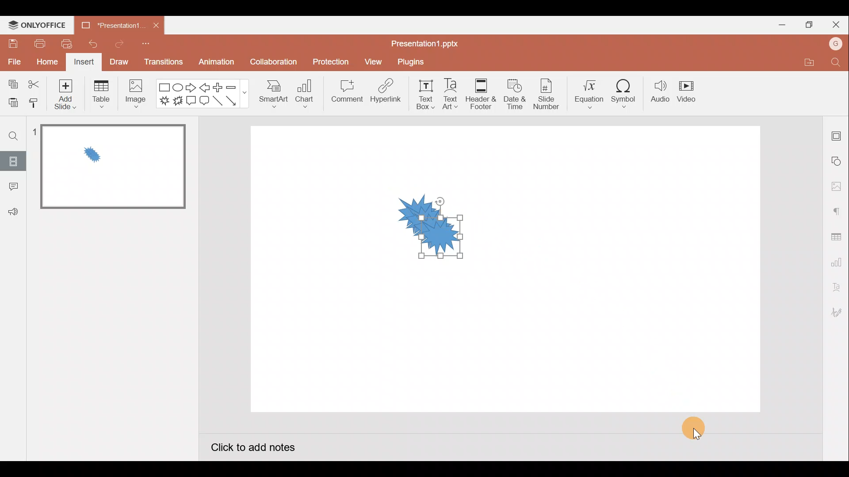 This screenshot has height=477, width=849. What do you see at coordinates (85, 62) in the screenshot?
I see `Insert` at bounding box center [85, 62].